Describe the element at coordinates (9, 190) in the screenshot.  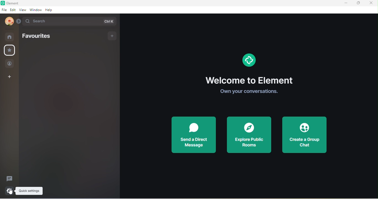
I see `settings` at that location.